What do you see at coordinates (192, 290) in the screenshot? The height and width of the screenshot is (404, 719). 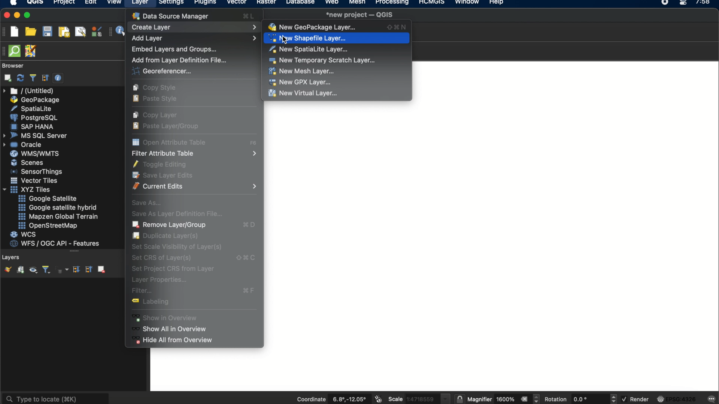 I see `filter` at bounding box center [192, 290].